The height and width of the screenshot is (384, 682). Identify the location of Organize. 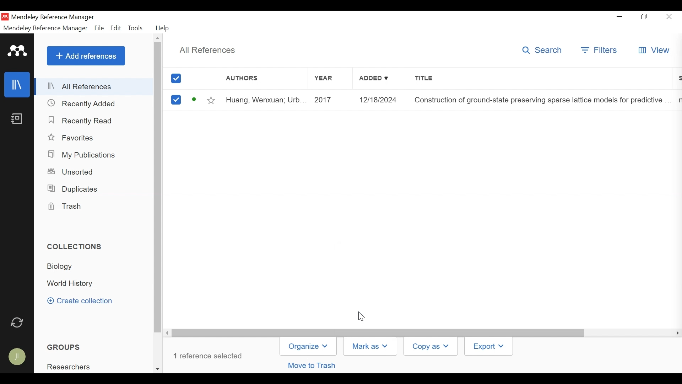
(308, 346).